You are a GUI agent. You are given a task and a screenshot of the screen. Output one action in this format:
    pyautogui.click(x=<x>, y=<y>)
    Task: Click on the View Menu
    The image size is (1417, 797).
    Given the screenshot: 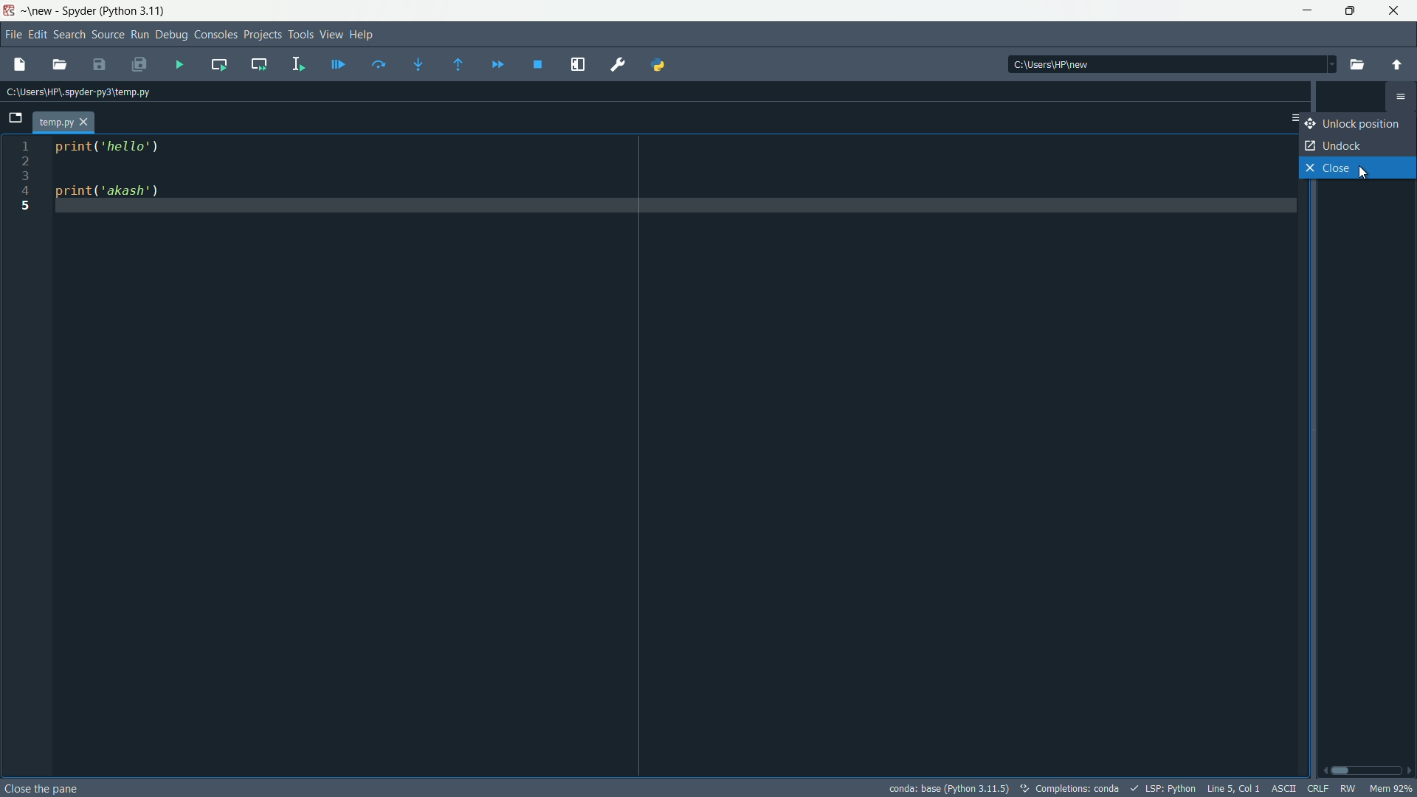 What is the action you would take?
    pyautogui.click(x=331, y=34)
    